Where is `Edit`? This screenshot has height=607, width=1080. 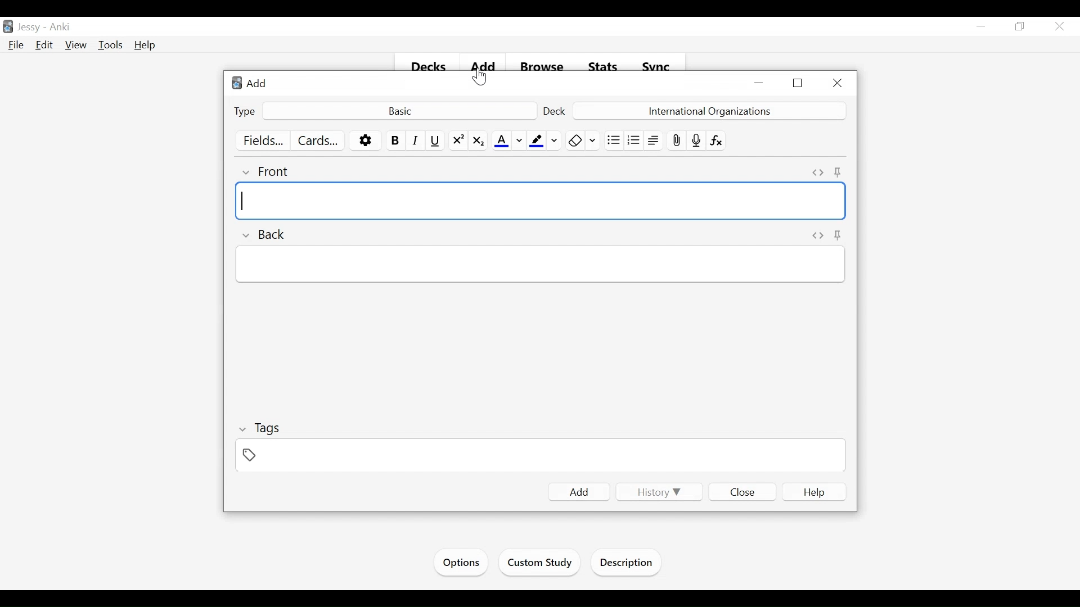 Edit is located at coordinates (45, 44).